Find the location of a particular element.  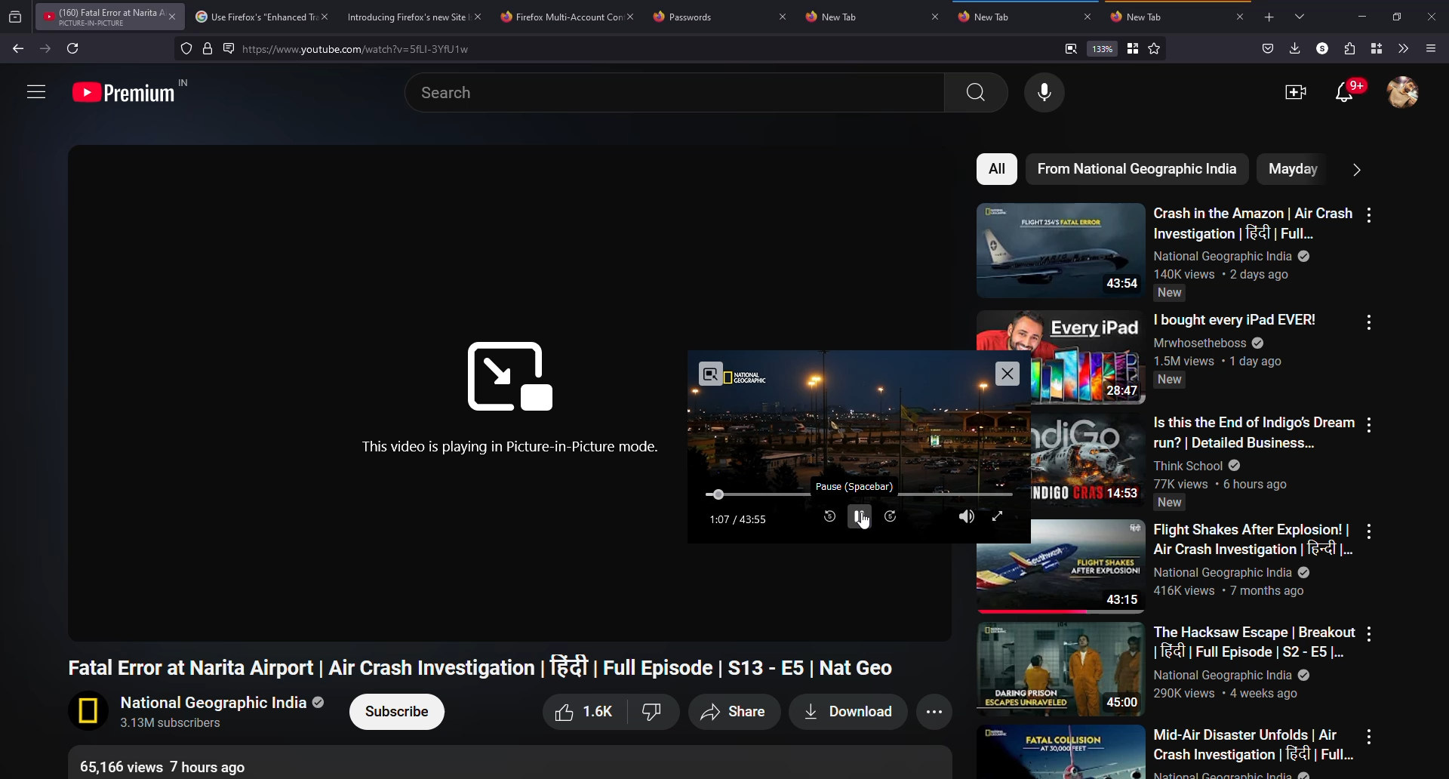

menu is located at coordinates (1433, 48).